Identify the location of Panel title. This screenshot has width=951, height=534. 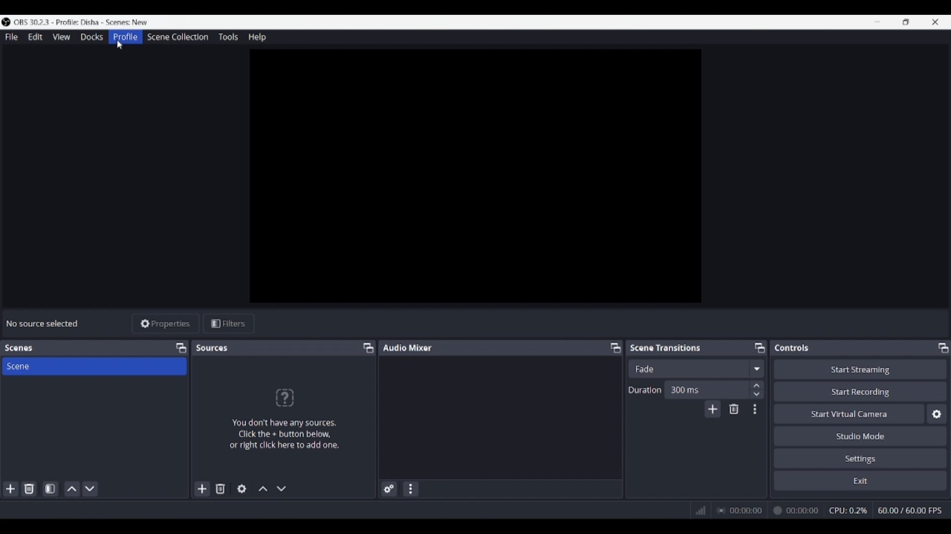
(792, 348).